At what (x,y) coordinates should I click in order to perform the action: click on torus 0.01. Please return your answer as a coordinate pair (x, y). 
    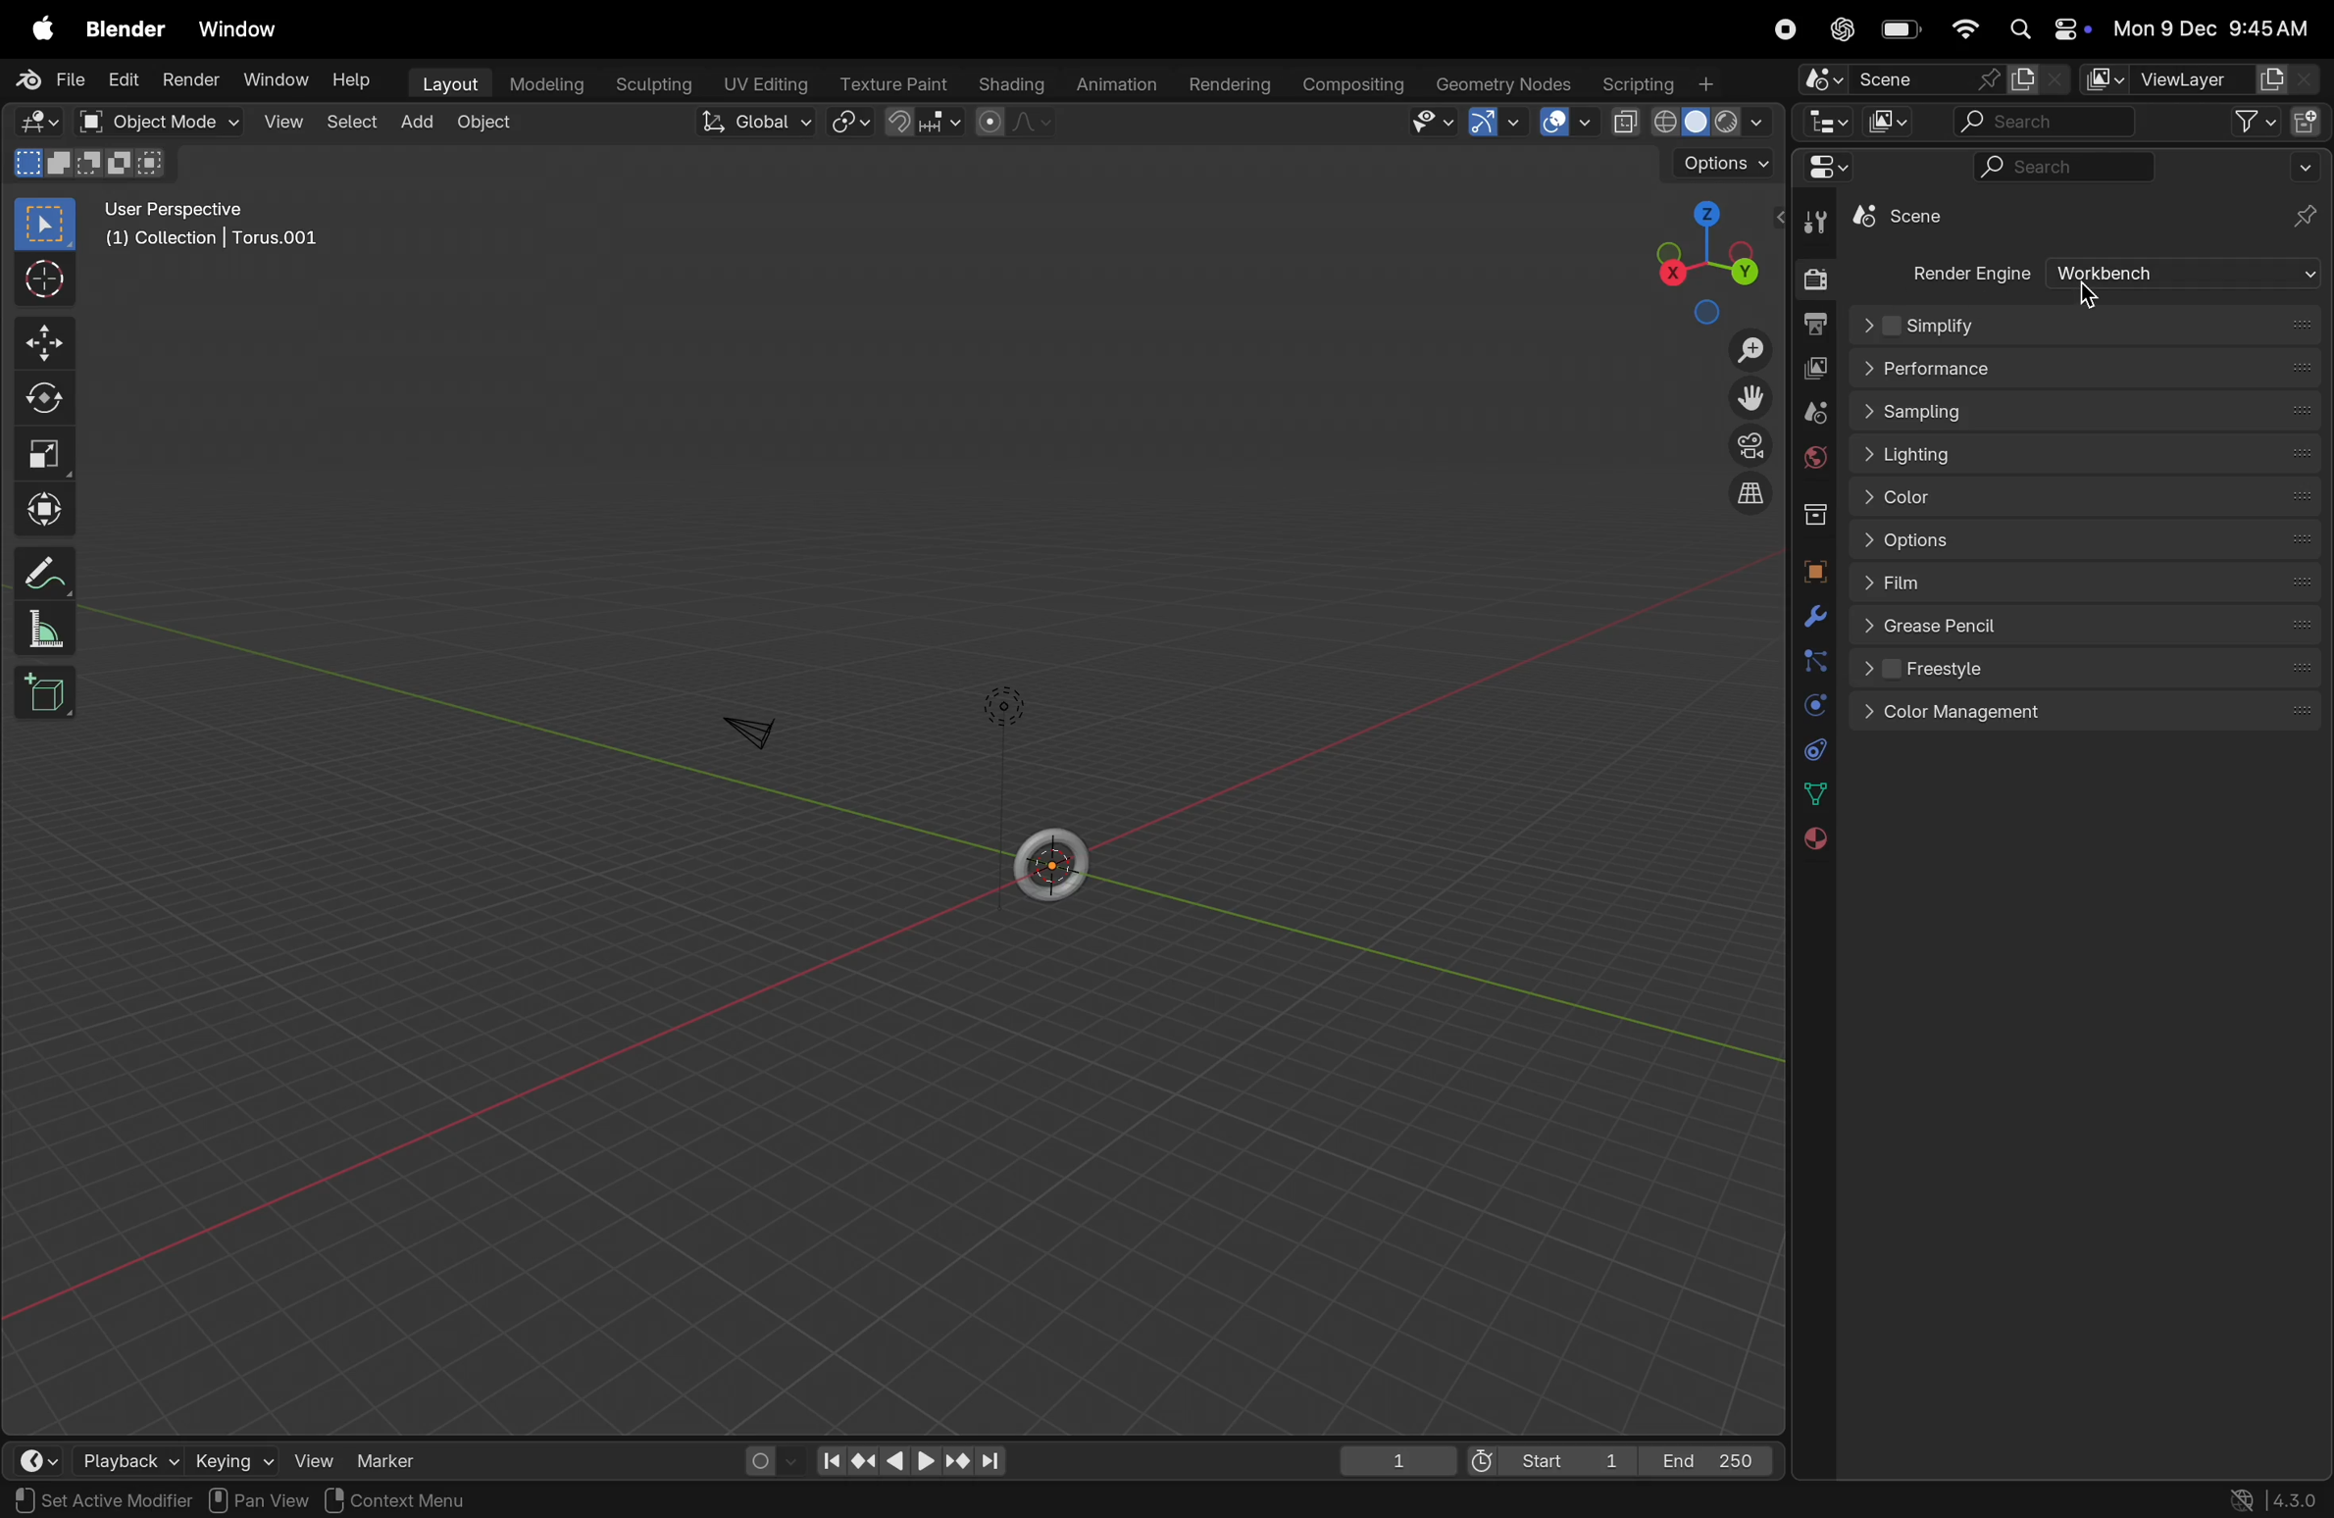
    Looking at the image, I should click on (1916, 220).